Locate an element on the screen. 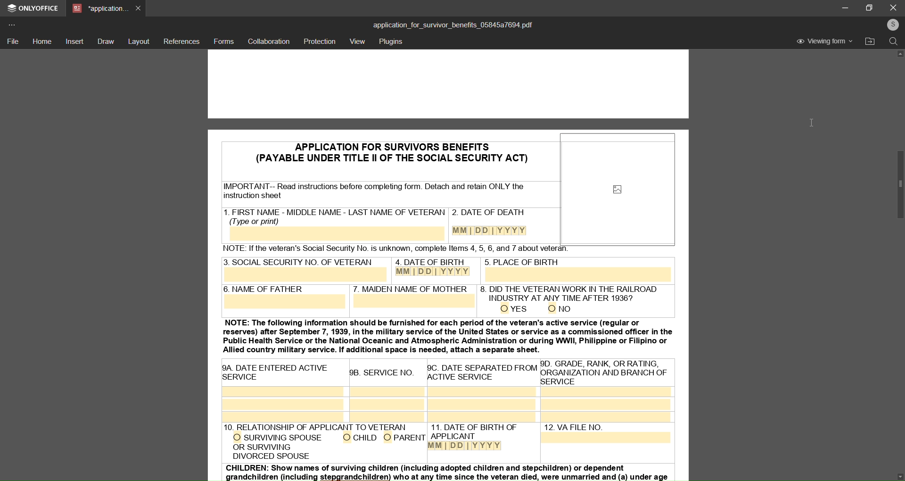 Image resolution: width=905 pixels, height=481 pixels. close tab is located at coordinates (139, 8).